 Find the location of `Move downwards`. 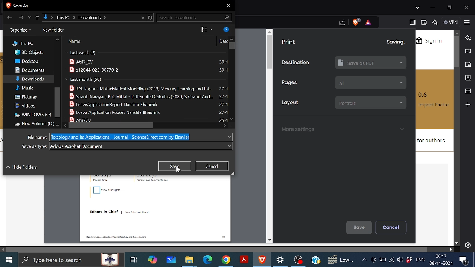

Move downwards is located at coordinates (456, 244).